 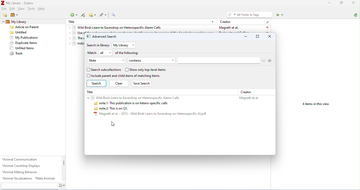 What do you see at coordinates (329, 3) in the screenshot?
I see `minimize` at bounding box center [329, 3].